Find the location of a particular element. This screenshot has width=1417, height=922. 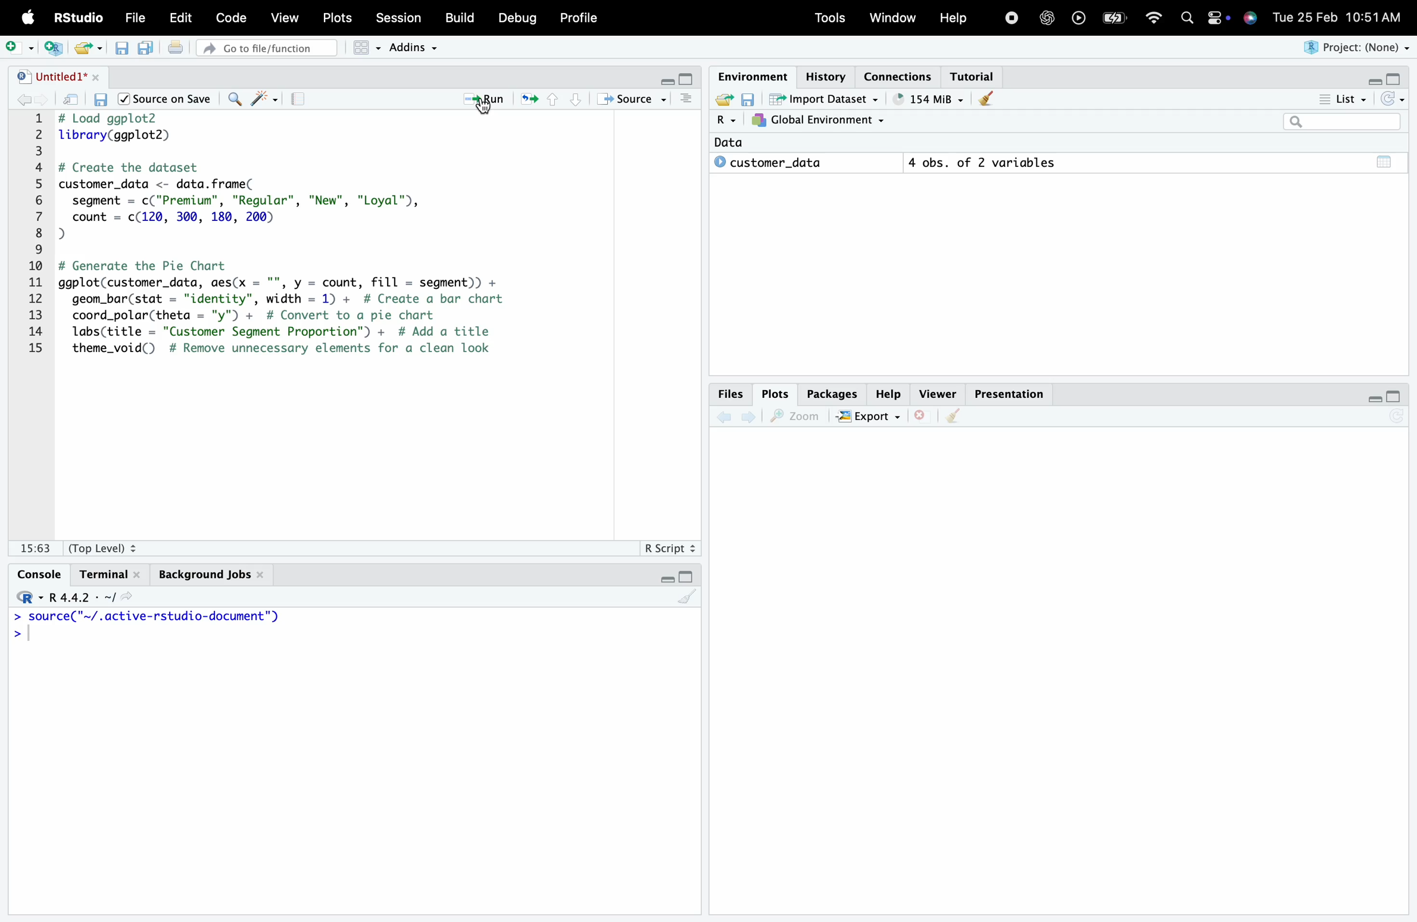

R Script + is located at coordinates (668, 547).